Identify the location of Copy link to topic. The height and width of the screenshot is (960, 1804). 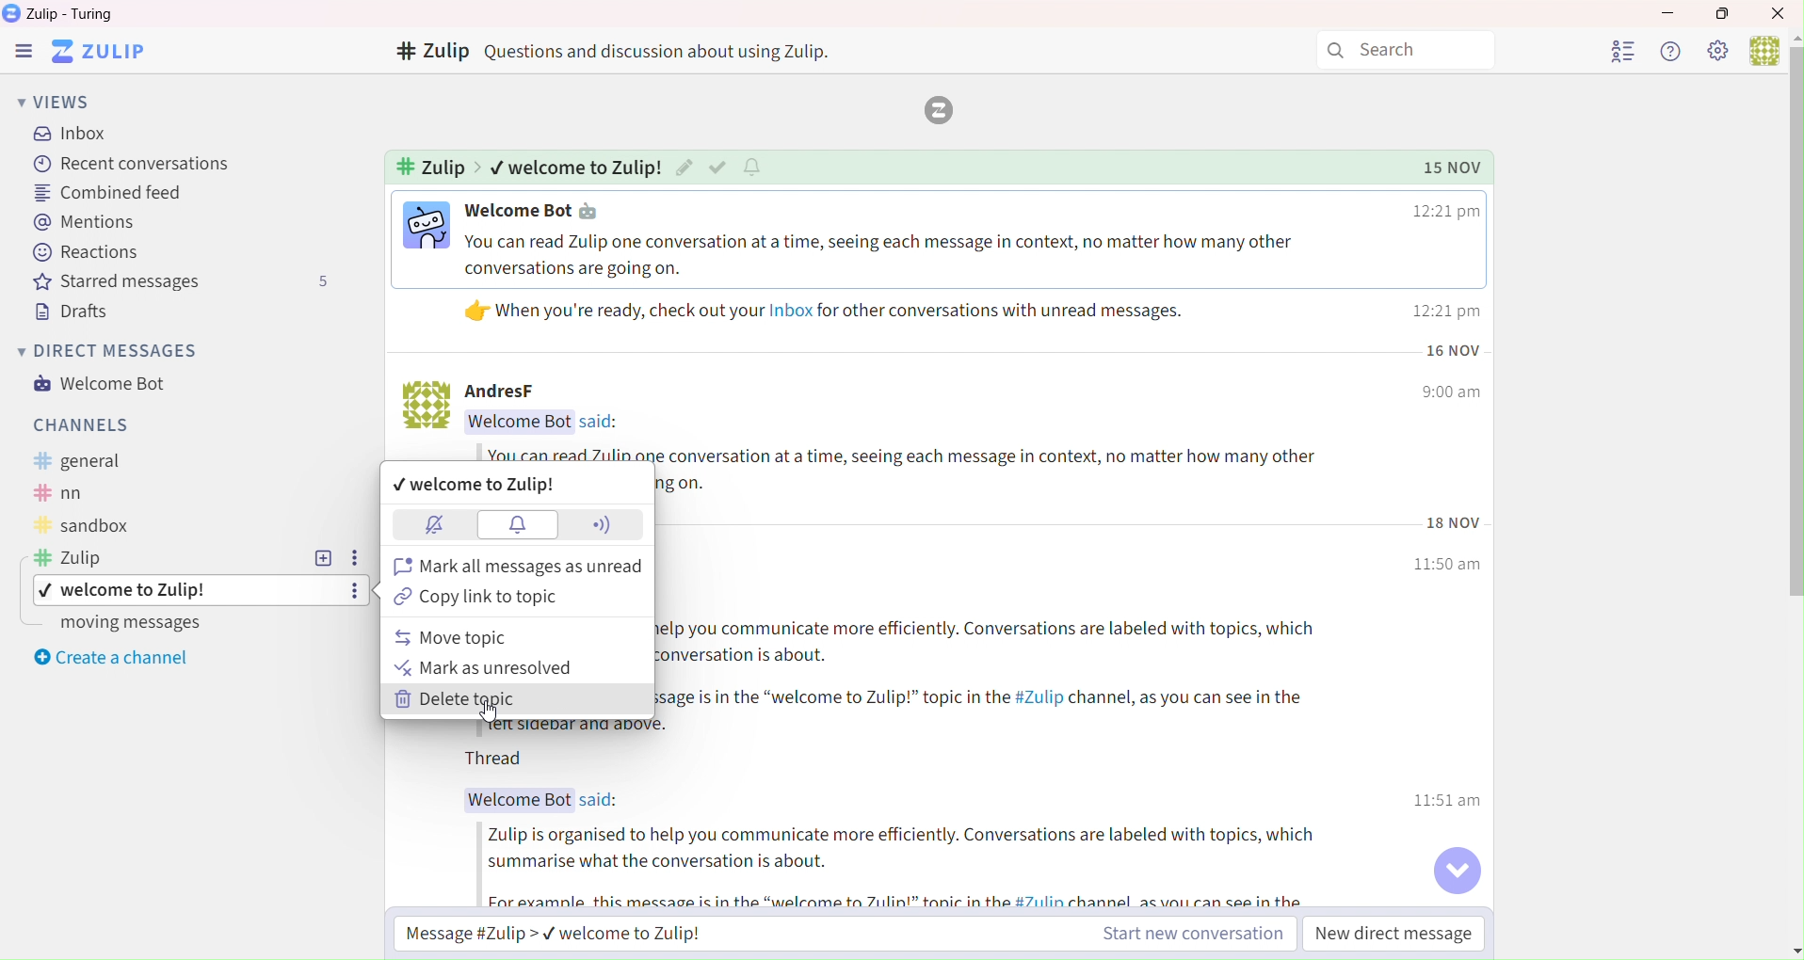
(497, 599).